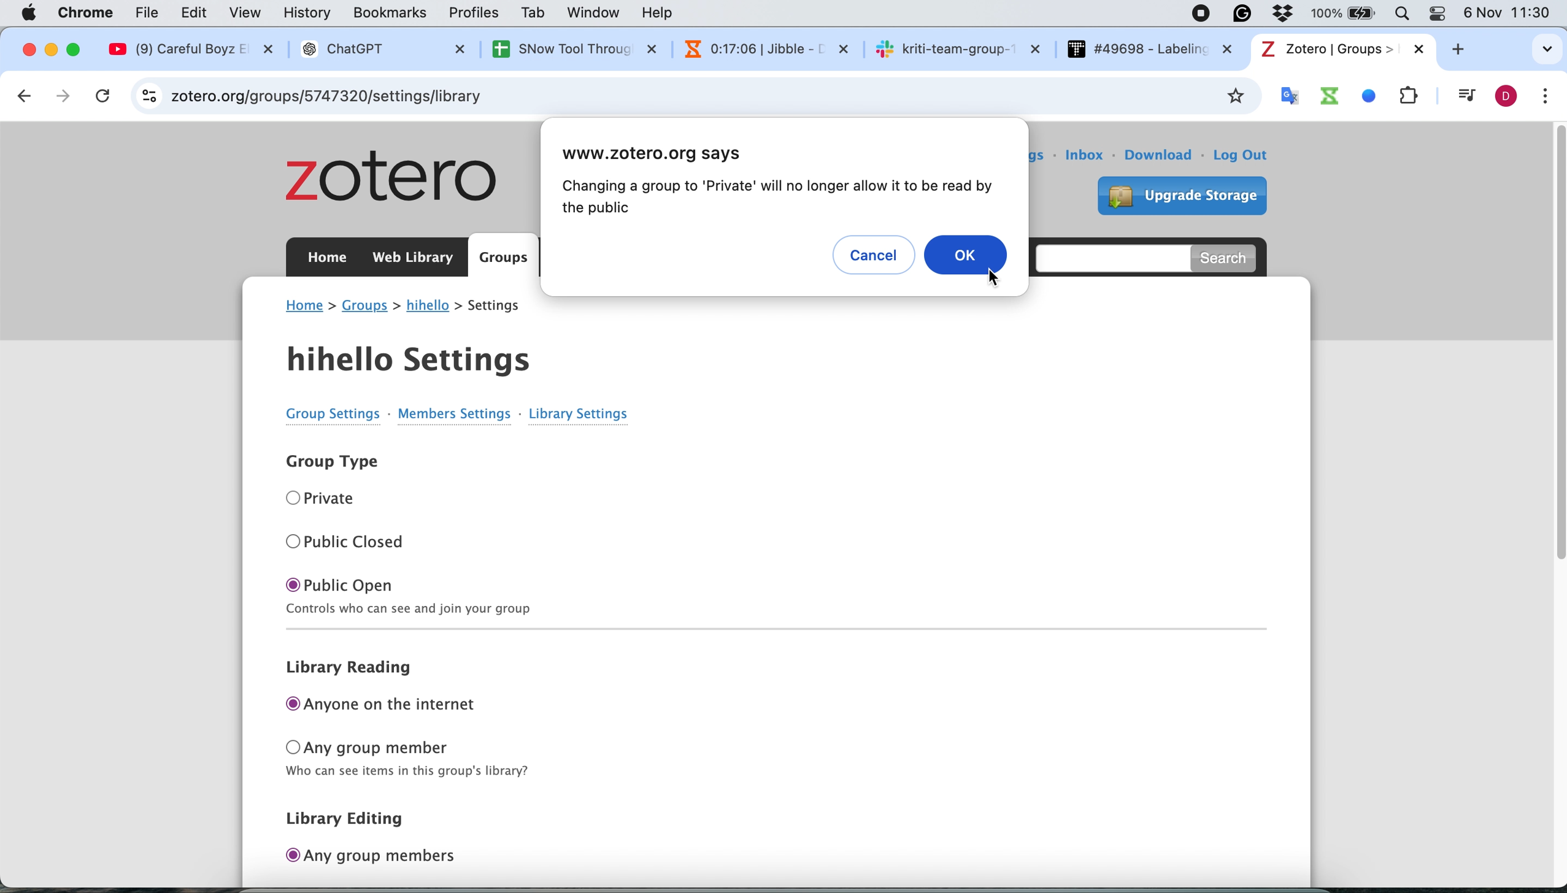 This screenshot has height=893, width=1567. What do you see at coordinates (1150, 49) in the screenshot?
I see `# #49698 - Labelin: x` at bounding box center [1150, 49].